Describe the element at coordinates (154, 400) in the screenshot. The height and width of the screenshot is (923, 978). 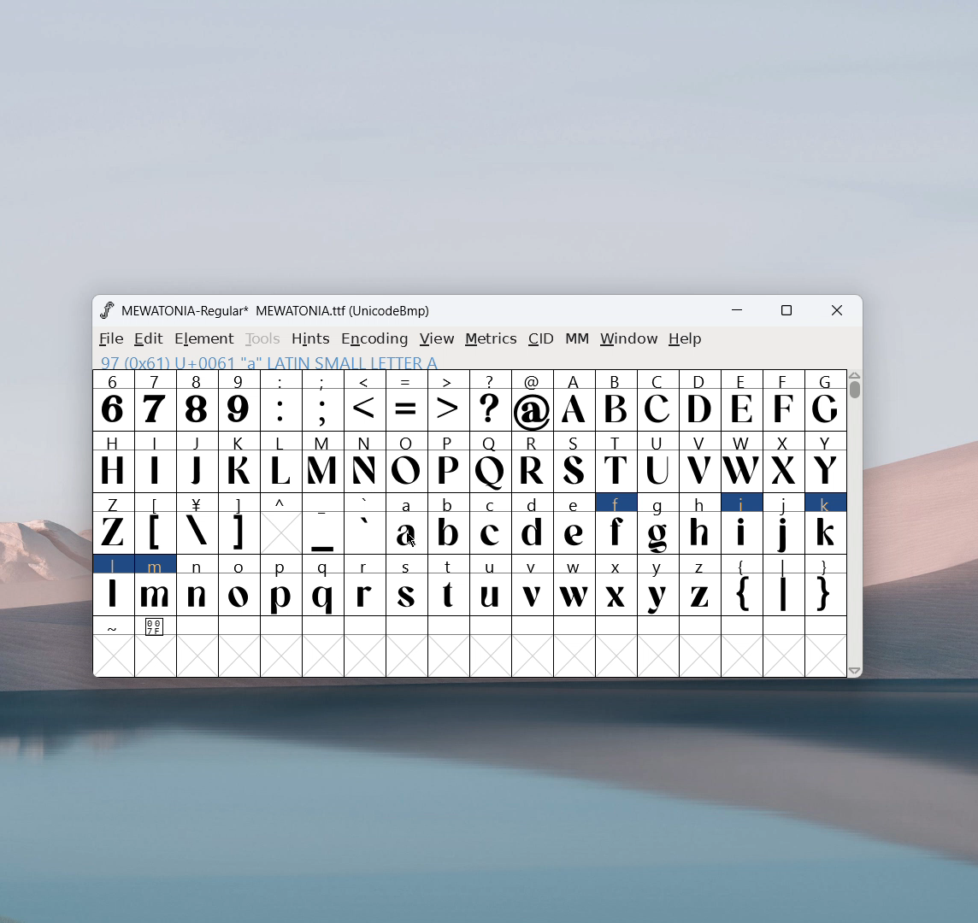
I see `7` at that location.